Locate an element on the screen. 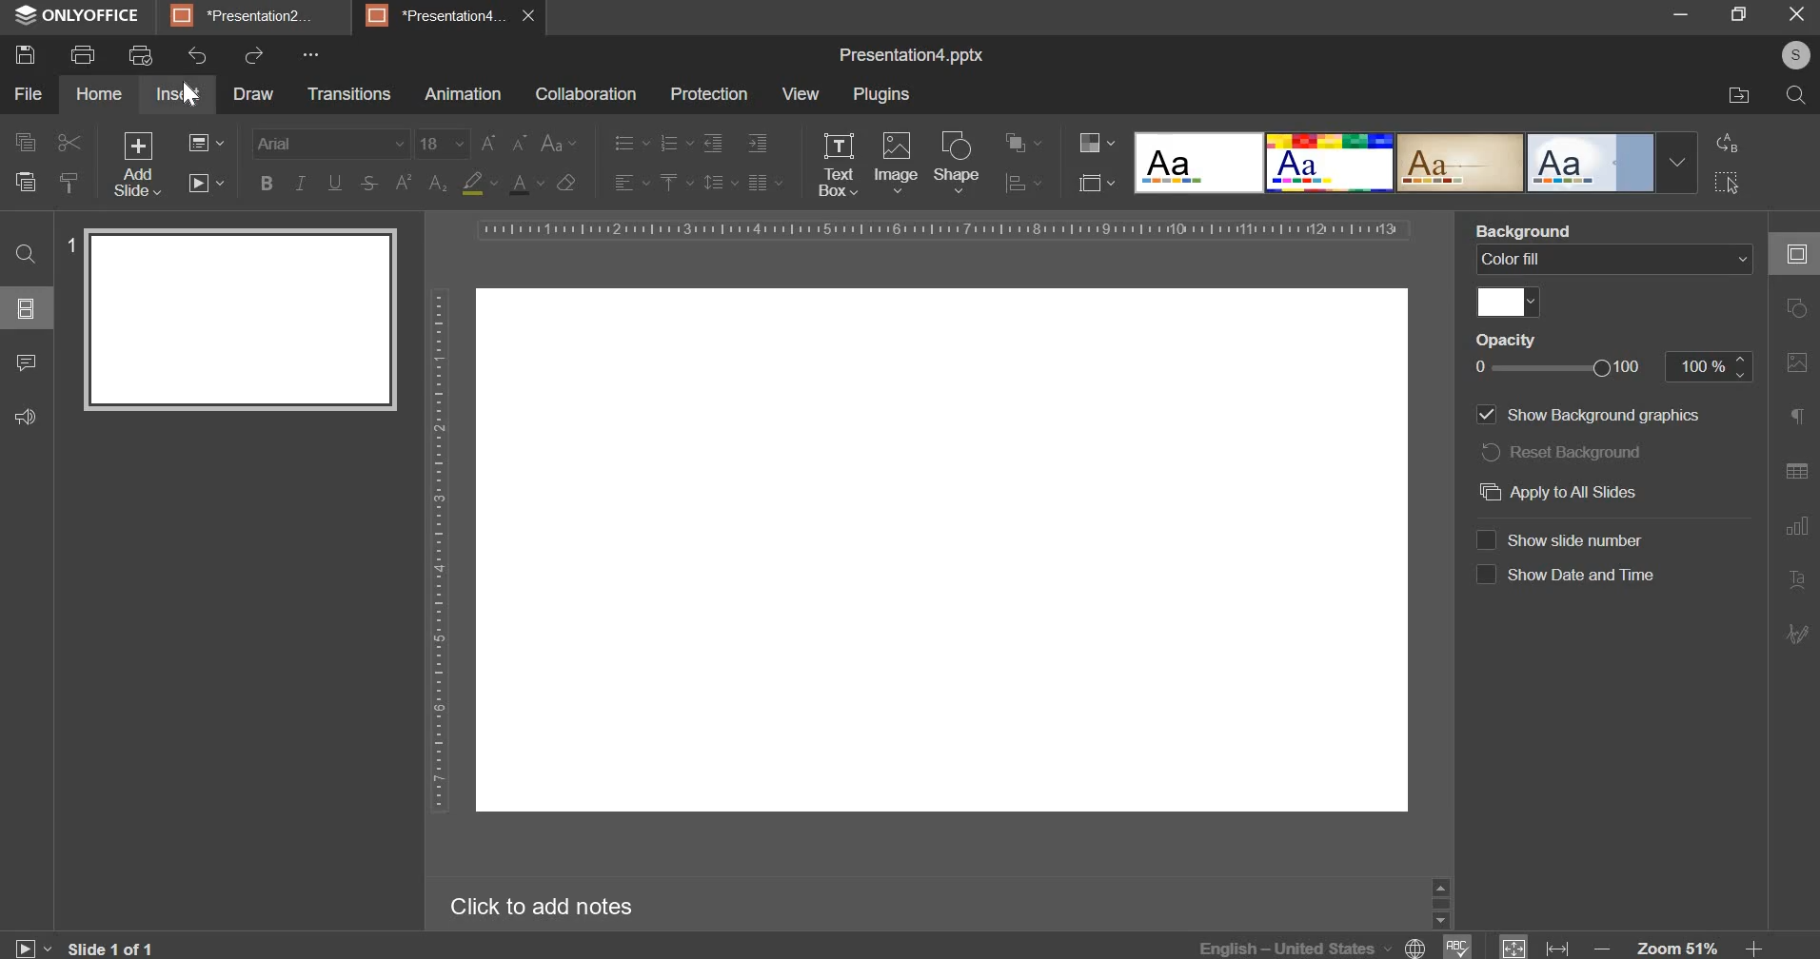 Image resolution: width=1820 pixels, height=959 pixels. select all is located at coordinates (1728, 183).